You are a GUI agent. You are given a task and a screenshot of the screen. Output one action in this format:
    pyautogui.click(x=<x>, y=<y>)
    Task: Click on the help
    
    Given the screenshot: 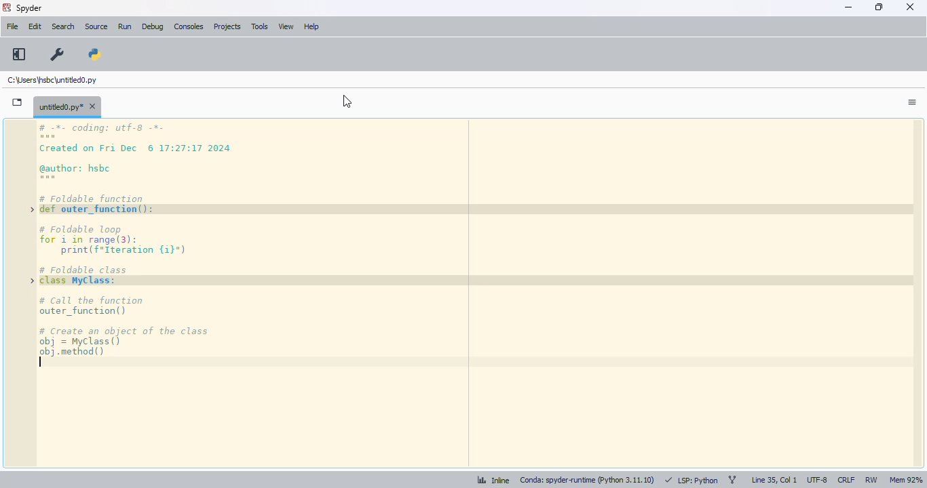 What is the action you would take?
    pyautogui.click(x=311, y=26)
    